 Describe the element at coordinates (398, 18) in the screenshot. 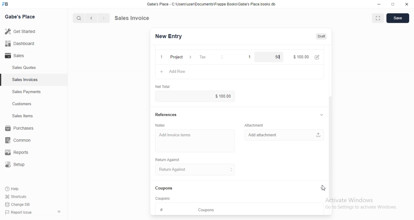

I see `Save` at that location.